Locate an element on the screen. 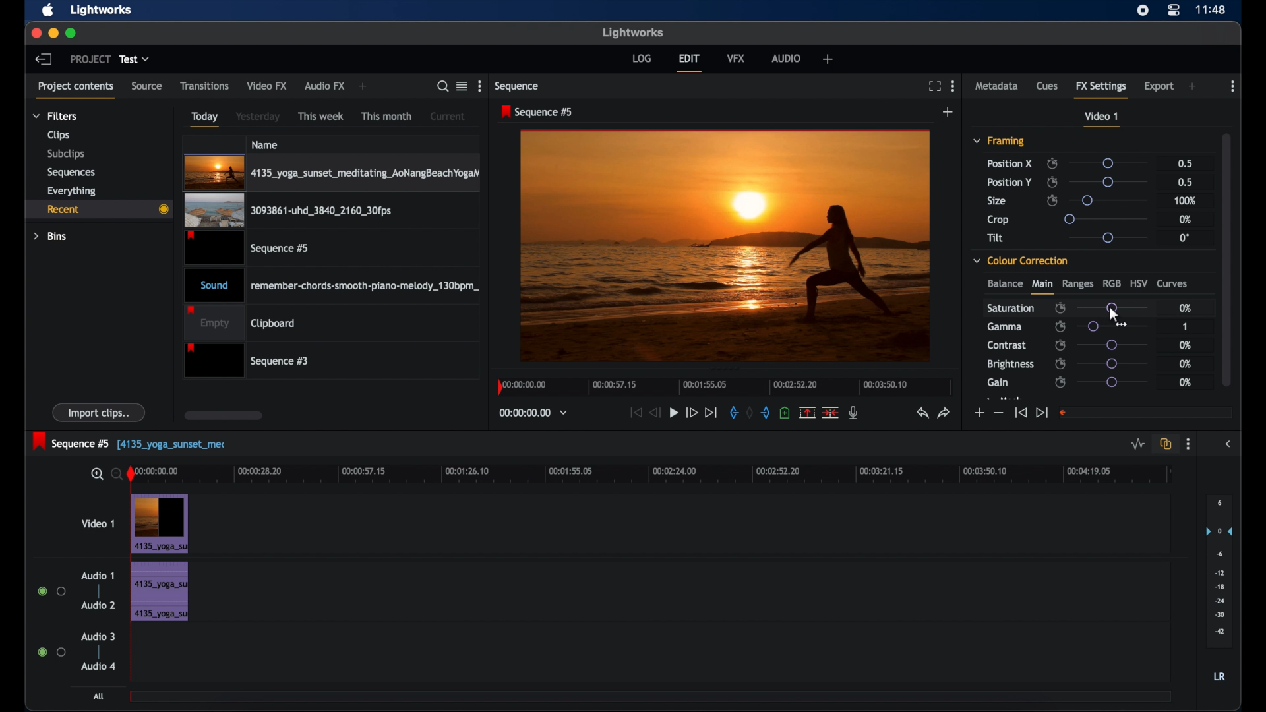 The width and height of the screenshot is (1266, 712). adduce at the current position is located at coordinates (785, 412).